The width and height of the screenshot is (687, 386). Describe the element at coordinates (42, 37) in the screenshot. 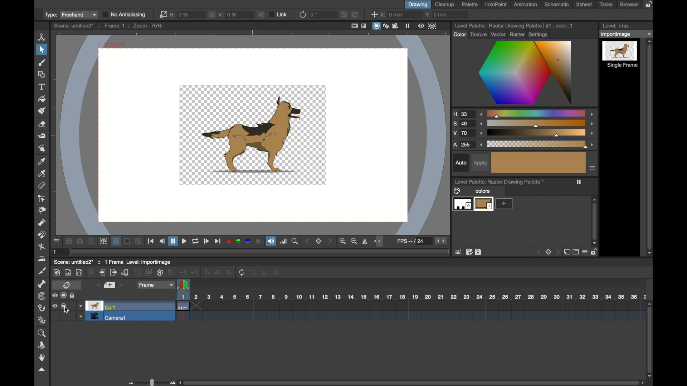

I see `animate tool` at that location.